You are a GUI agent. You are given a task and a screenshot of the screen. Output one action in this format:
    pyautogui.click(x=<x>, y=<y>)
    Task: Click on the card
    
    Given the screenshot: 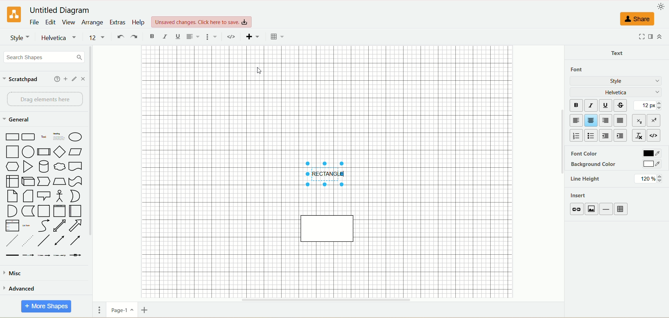 What is the action you would take?
    pyautogui.click(x=29, y=196)
    